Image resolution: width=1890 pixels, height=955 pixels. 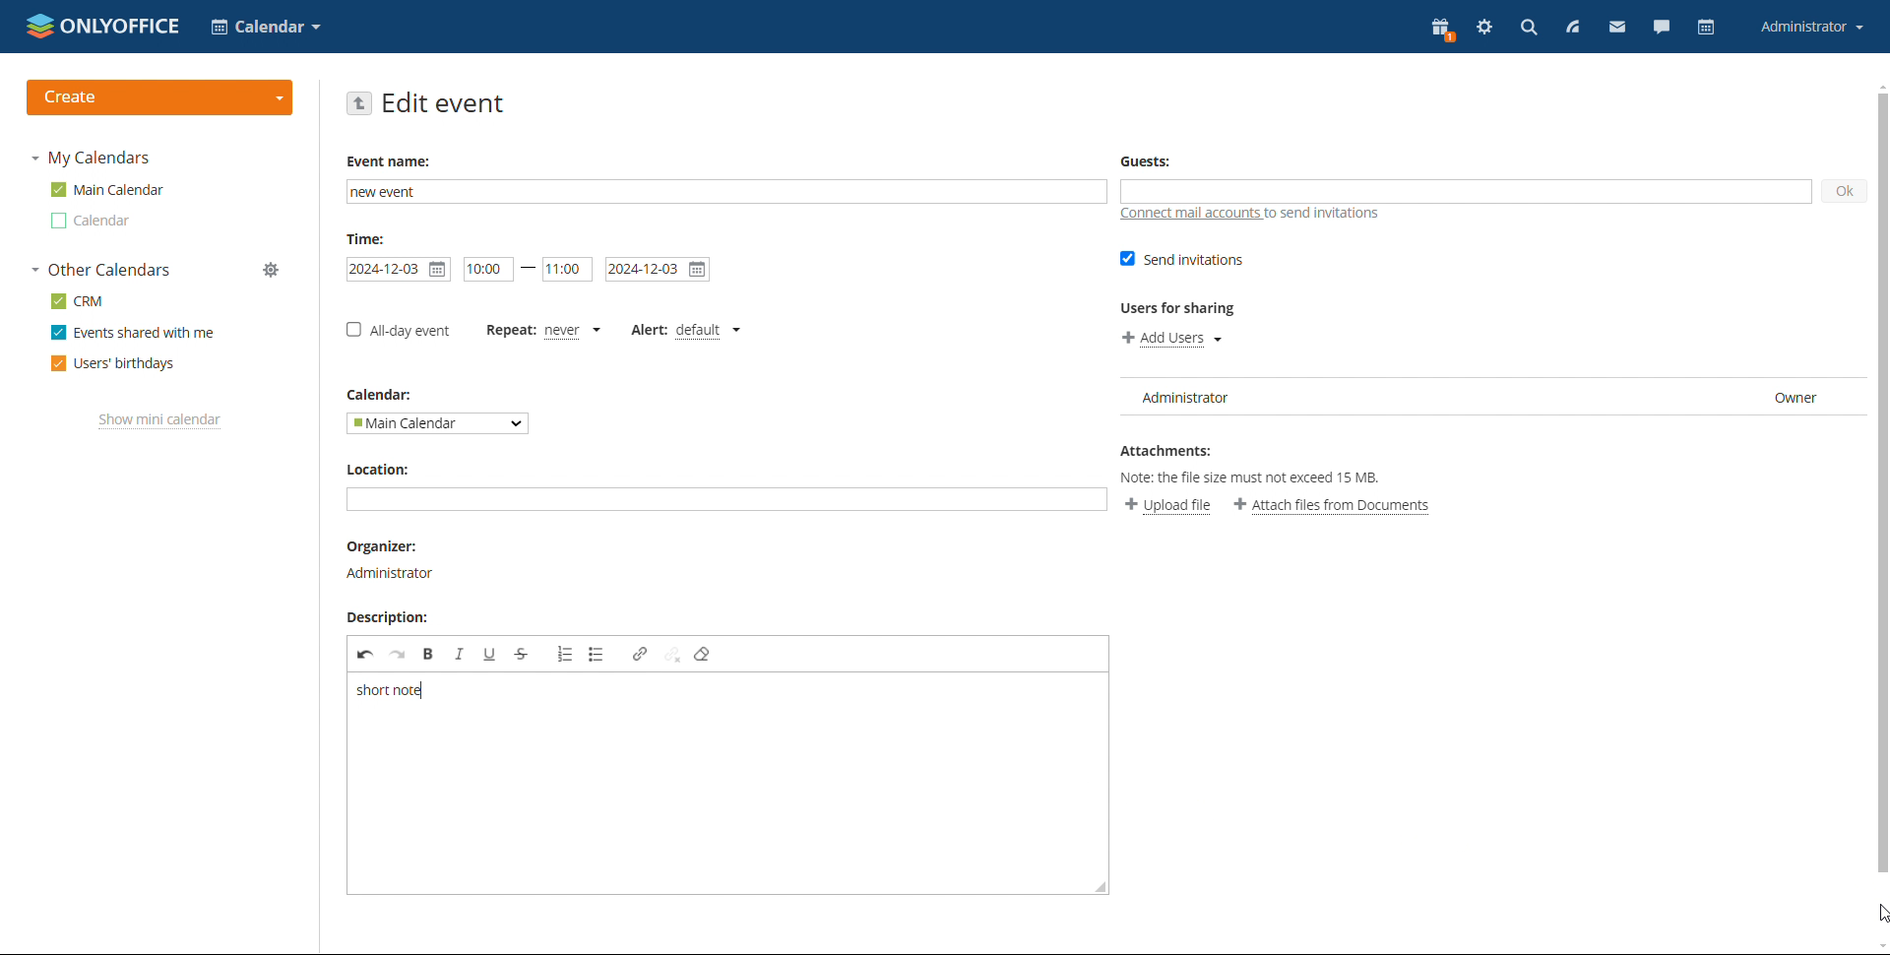 I want to click on settings, so click(x=1485, y=27).